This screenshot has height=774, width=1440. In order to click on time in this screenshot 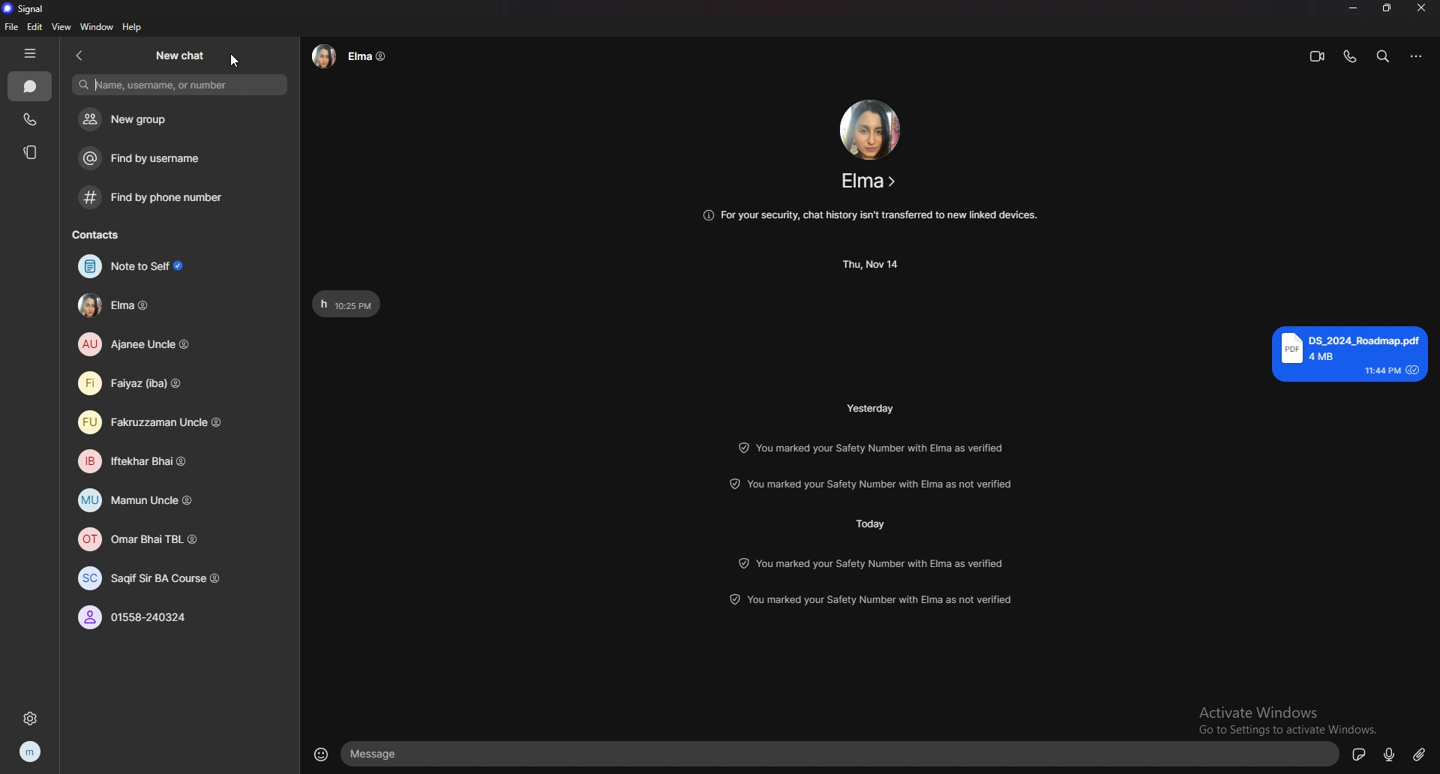, I will do `click(873, 264)`.